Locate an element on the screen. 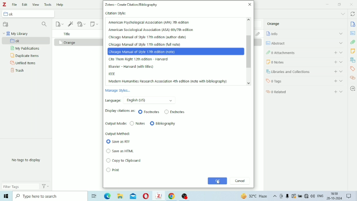 This screenshot has height=201, width=357. Speakers is located at coordinates (313, 196).